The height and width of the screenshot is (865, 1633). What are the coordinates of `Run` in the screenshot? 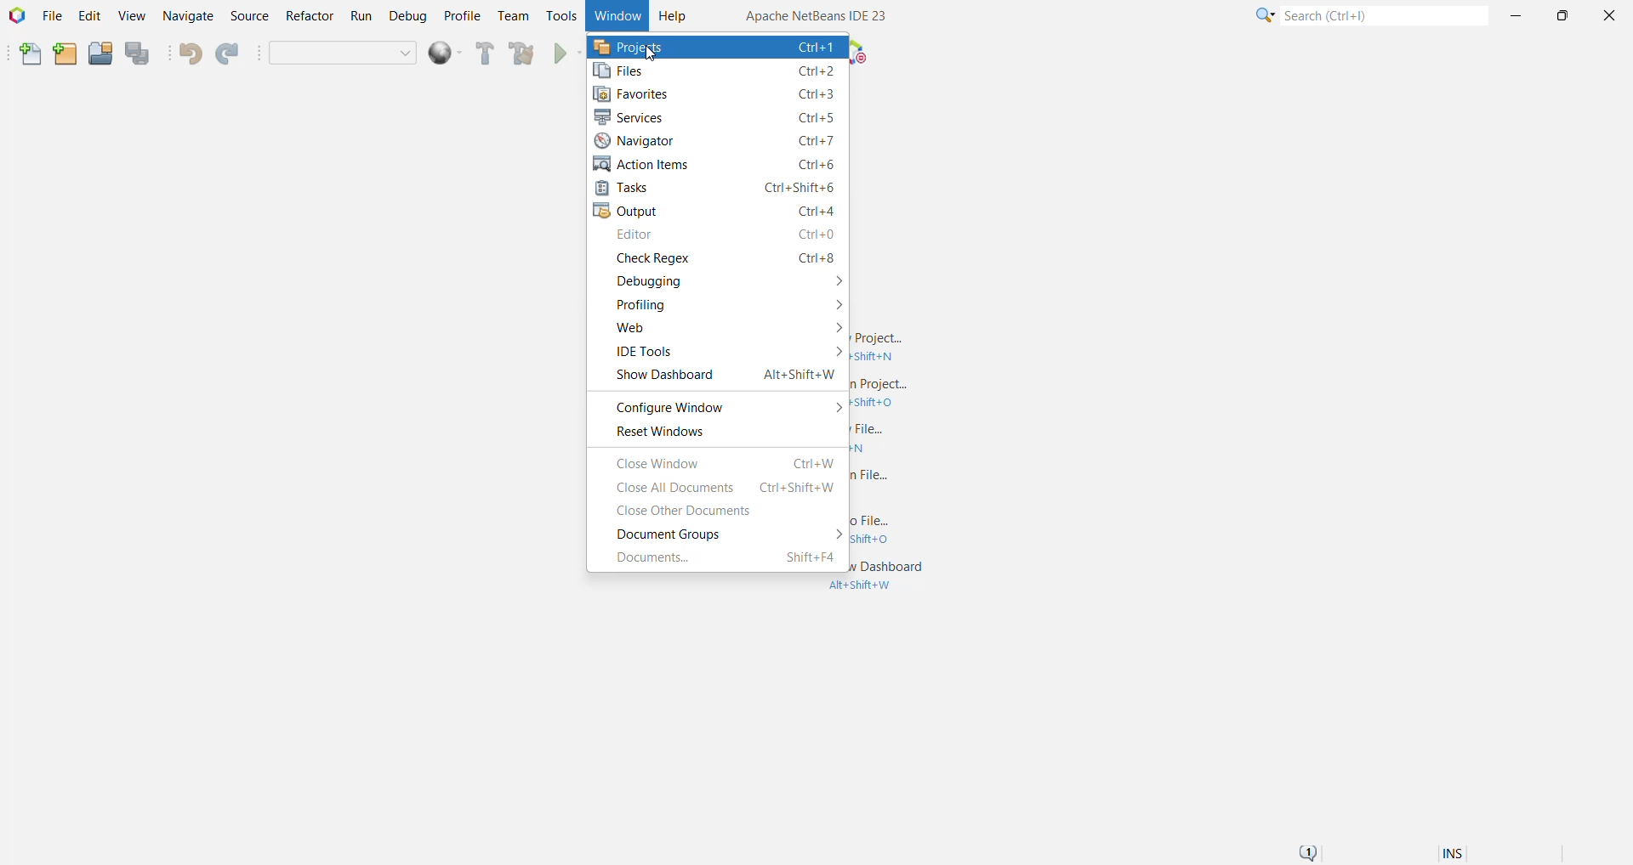 It's located at (360, 17).